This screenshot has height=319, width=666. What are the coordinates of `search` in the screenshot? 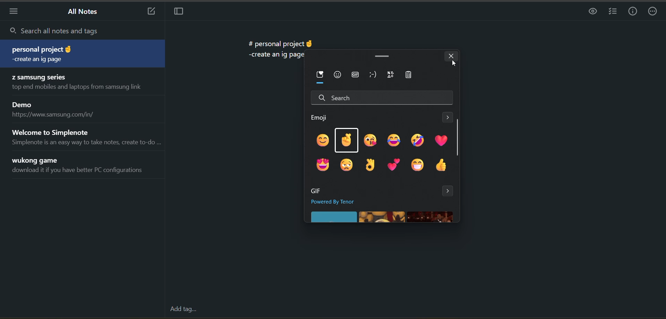 It's located at (381, 97).